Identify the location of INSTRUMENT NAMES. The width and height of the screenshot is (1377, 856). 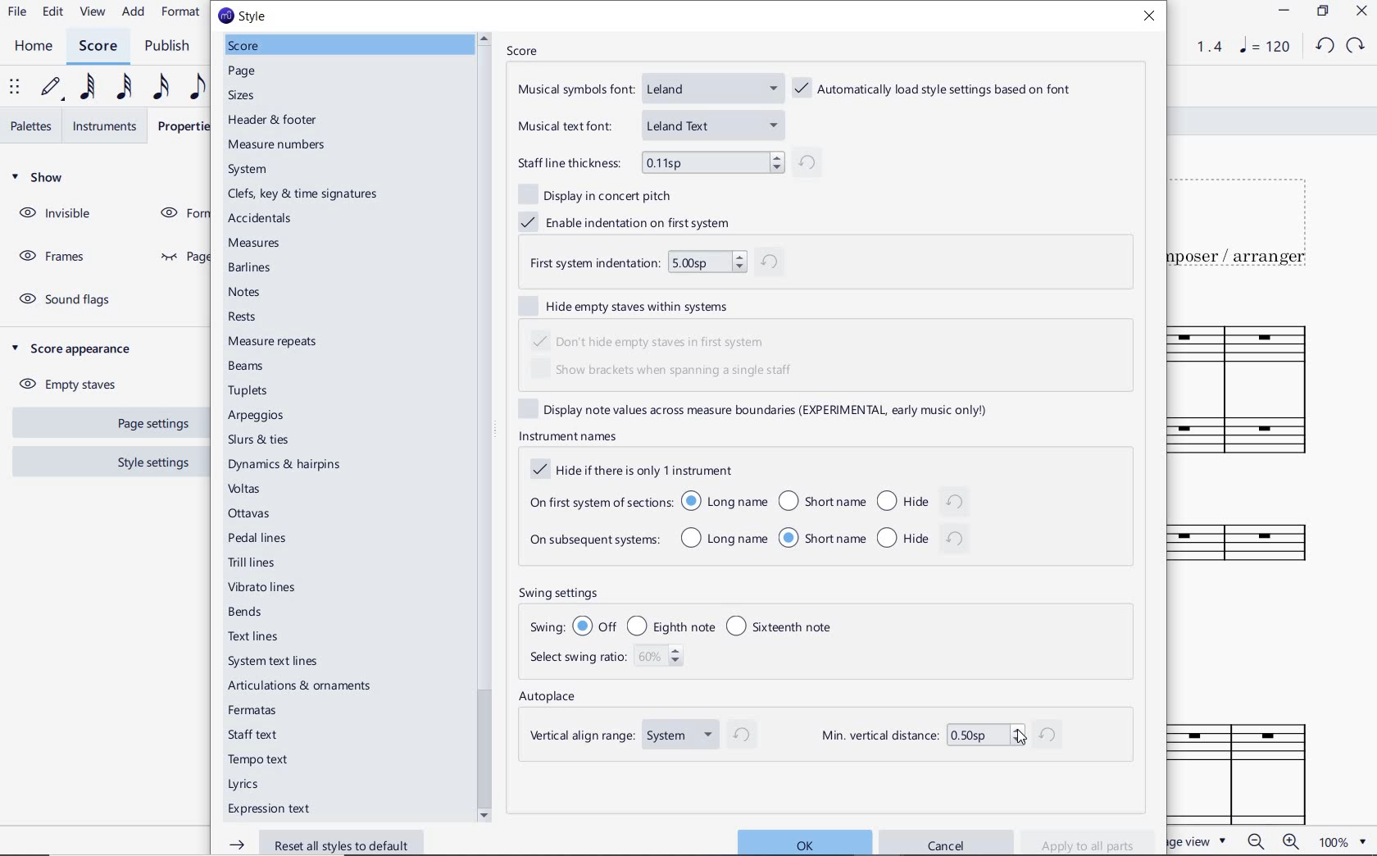
(566, 436).